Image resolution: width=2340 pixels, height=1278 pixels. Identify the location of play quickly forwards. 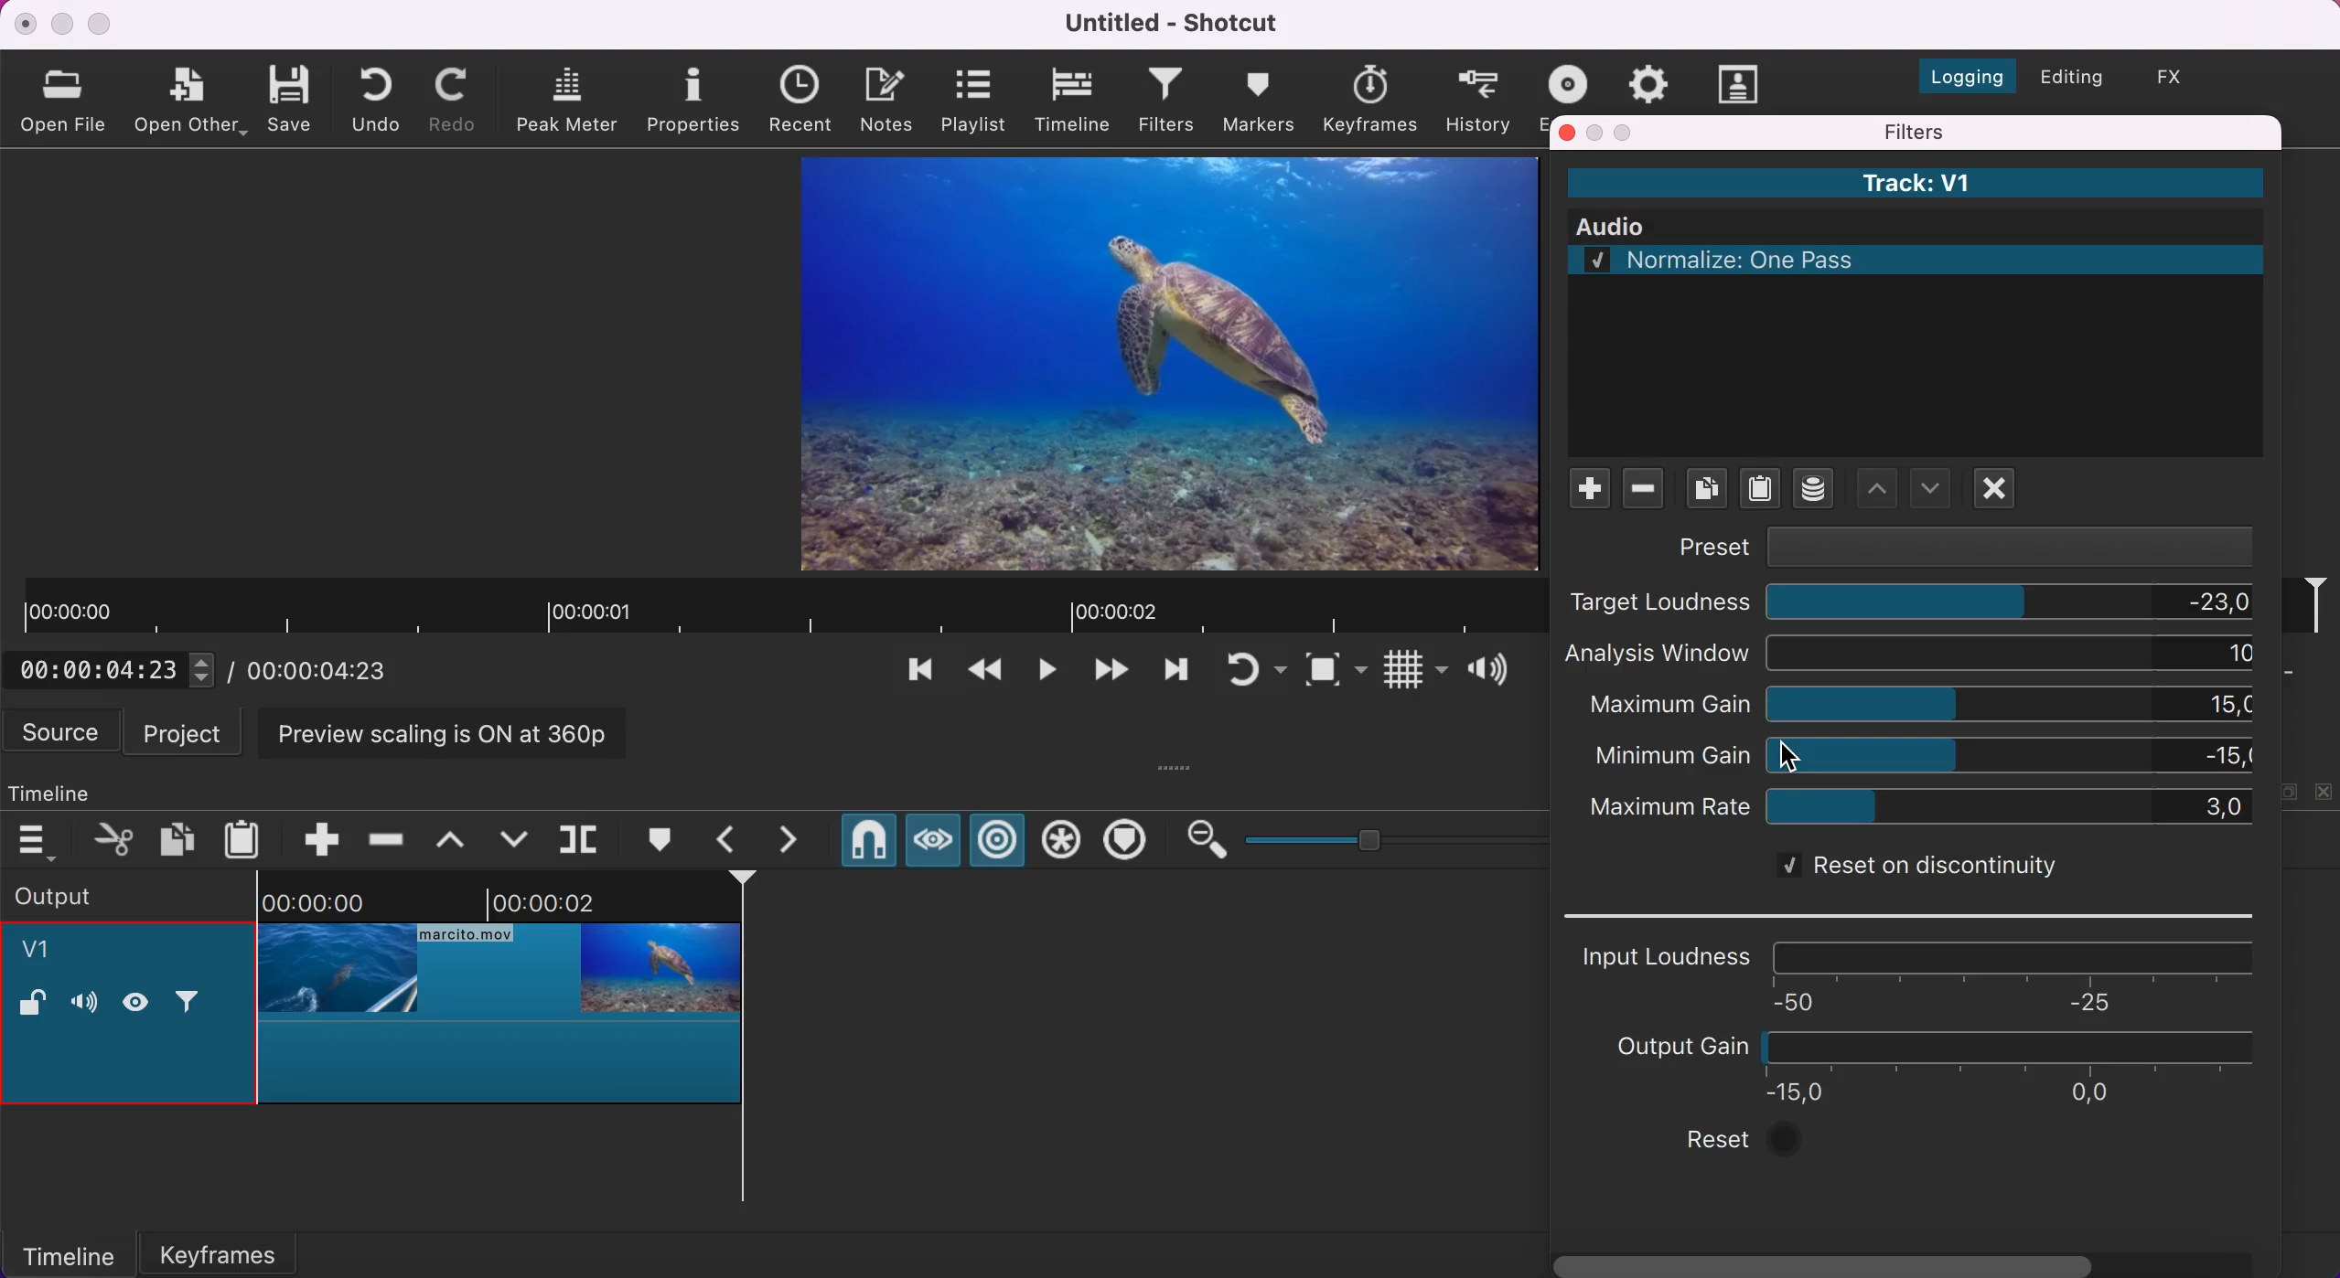
(1173, 675).